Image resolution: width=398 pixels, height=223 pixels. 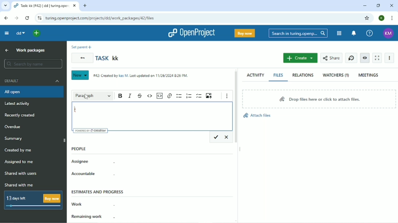 What do you see at coordinates (21, 174) in the screenshot?
I see `Shared with users` at bounding box center [21, 174].